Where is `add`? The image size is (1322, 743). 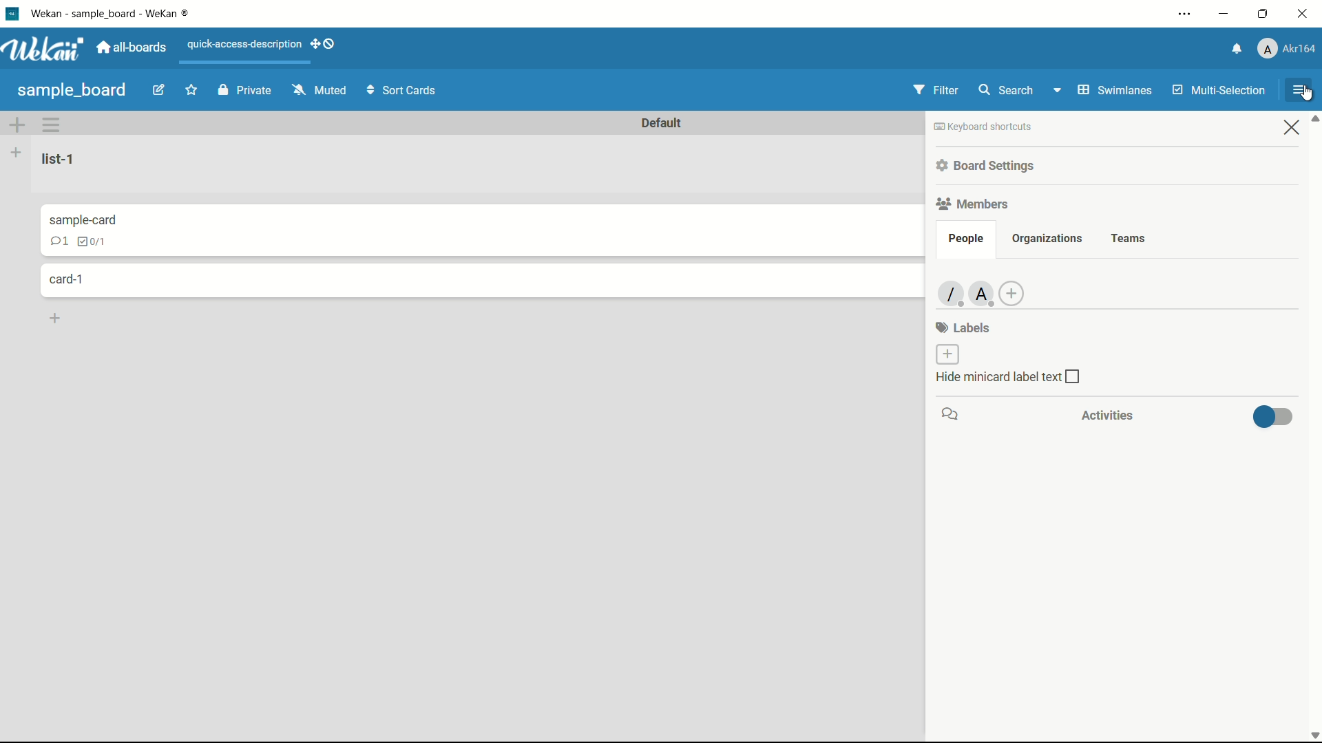
add is located at coordinates (14, 155).